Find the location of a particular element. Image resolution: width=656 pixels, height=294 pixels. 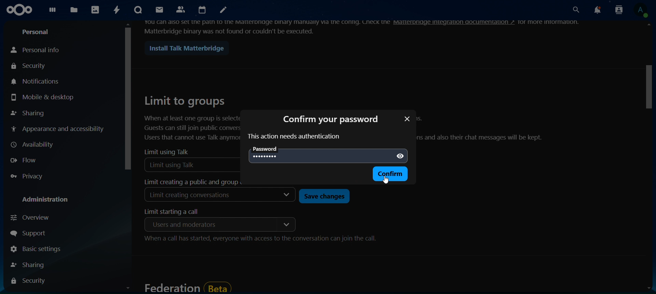

basic settings is located at coordinates (35, 250).